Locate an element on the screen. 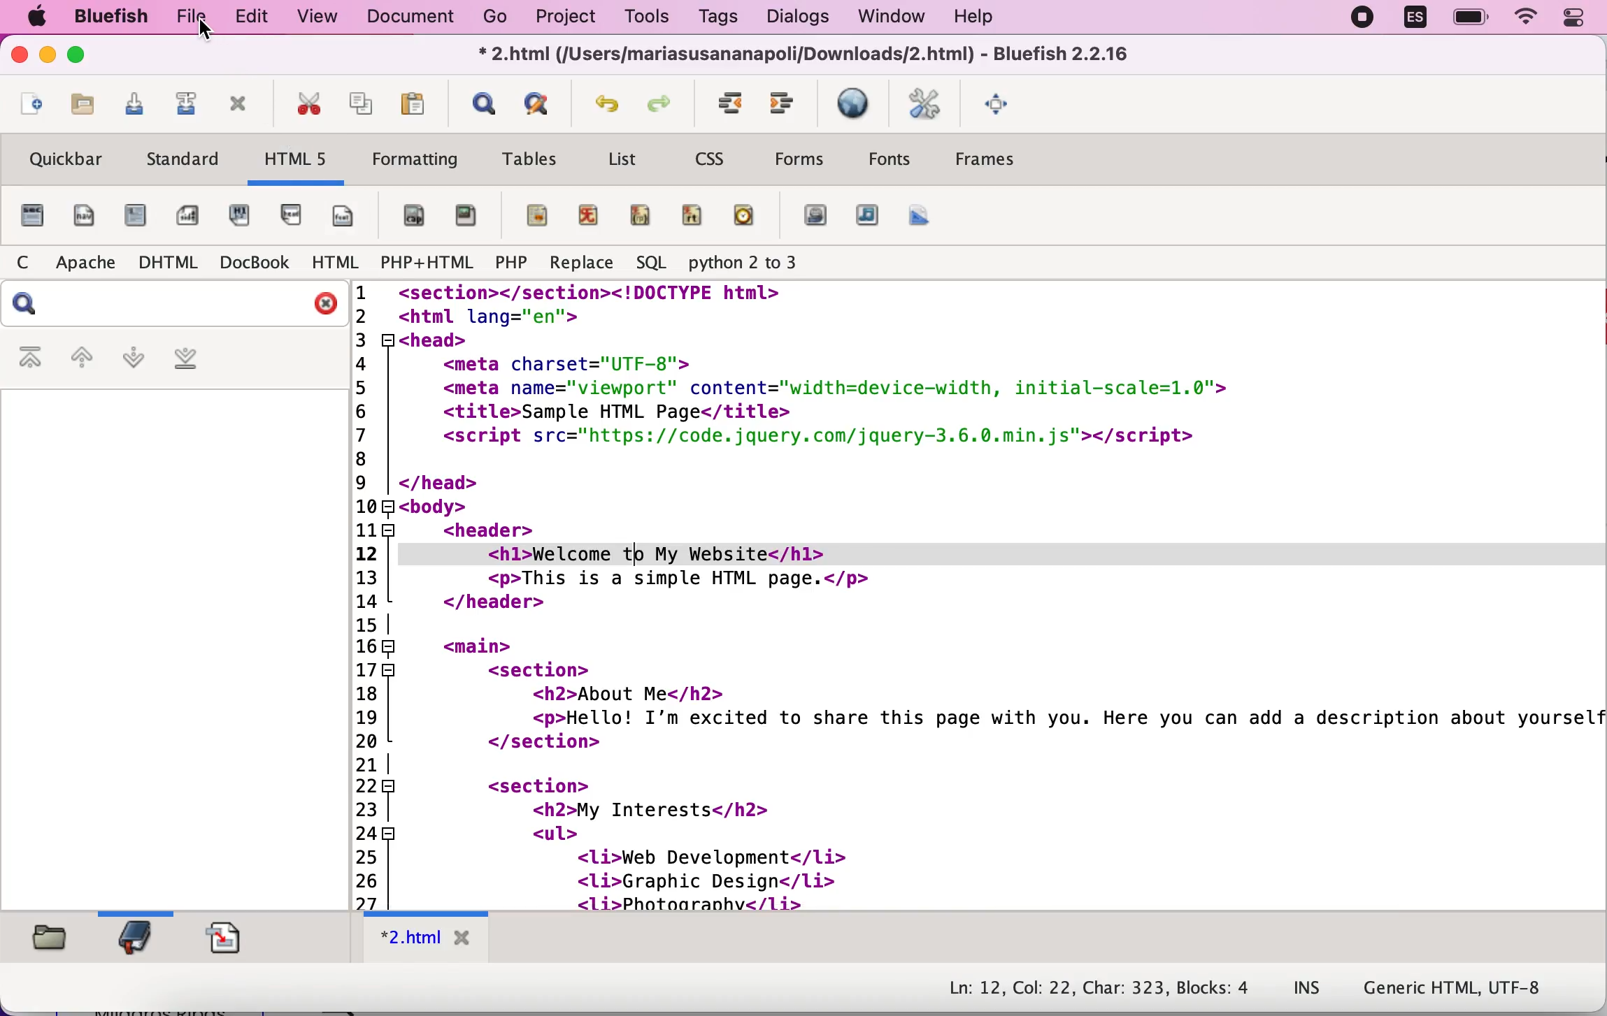  python 2 to 3 is located at coordinates (759, 264).